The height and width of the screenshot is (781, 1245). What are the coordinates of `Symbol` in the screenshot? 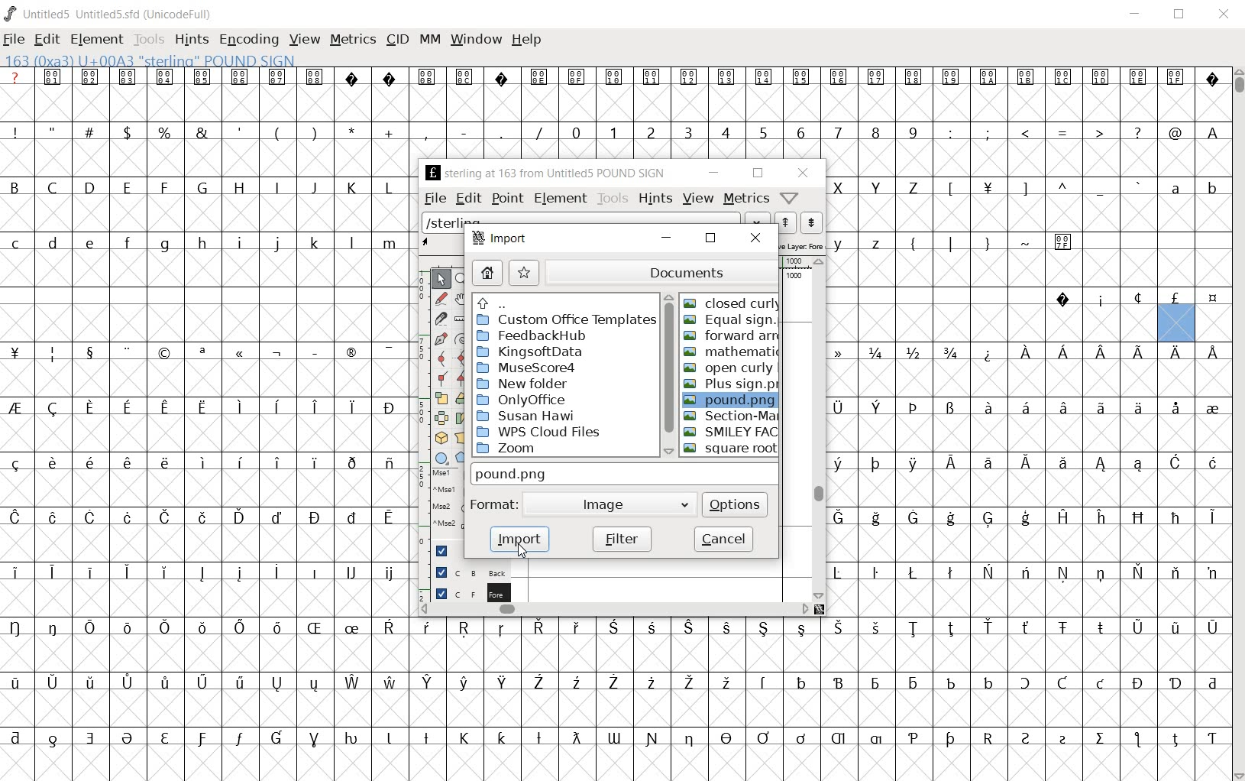 It's located at (52, 571).